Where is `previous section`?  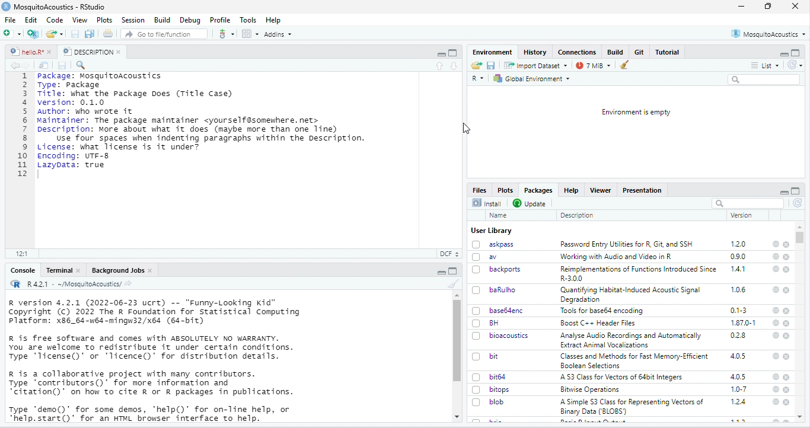
previous section is located at coordinates (439, 66).